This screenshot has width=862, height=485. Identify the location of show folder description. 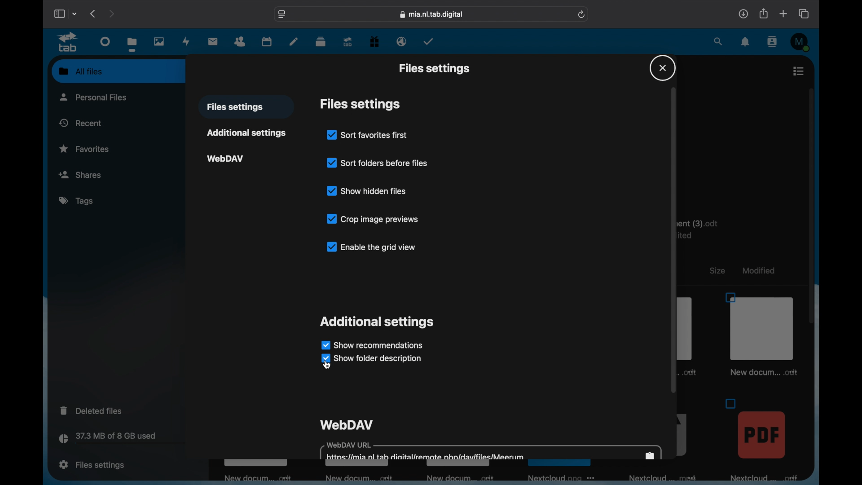
(373, 359).